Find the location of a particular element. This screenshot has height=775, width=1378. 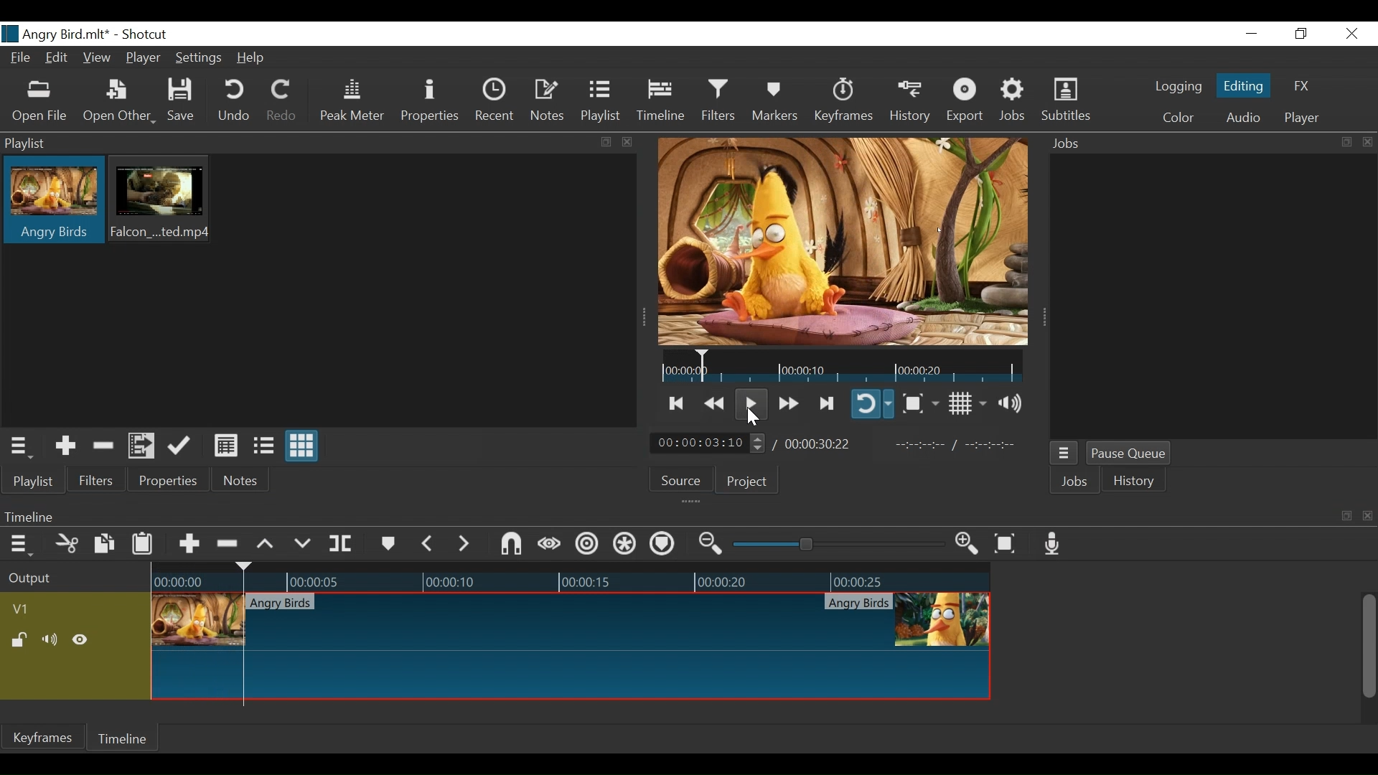

Help is located at coordinates (253, 57).